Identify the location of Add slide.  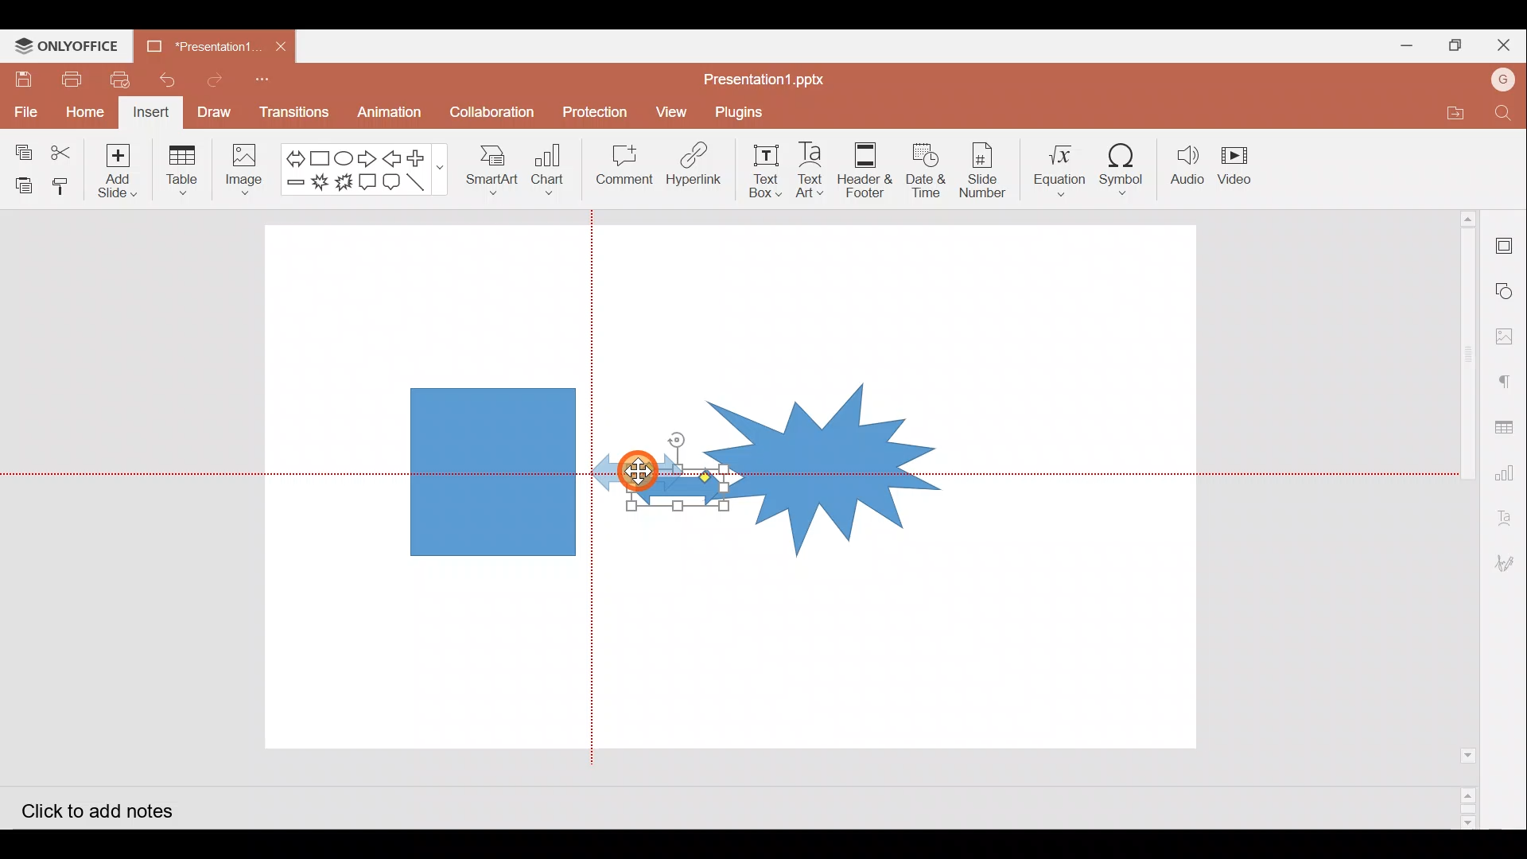
(125, 171).